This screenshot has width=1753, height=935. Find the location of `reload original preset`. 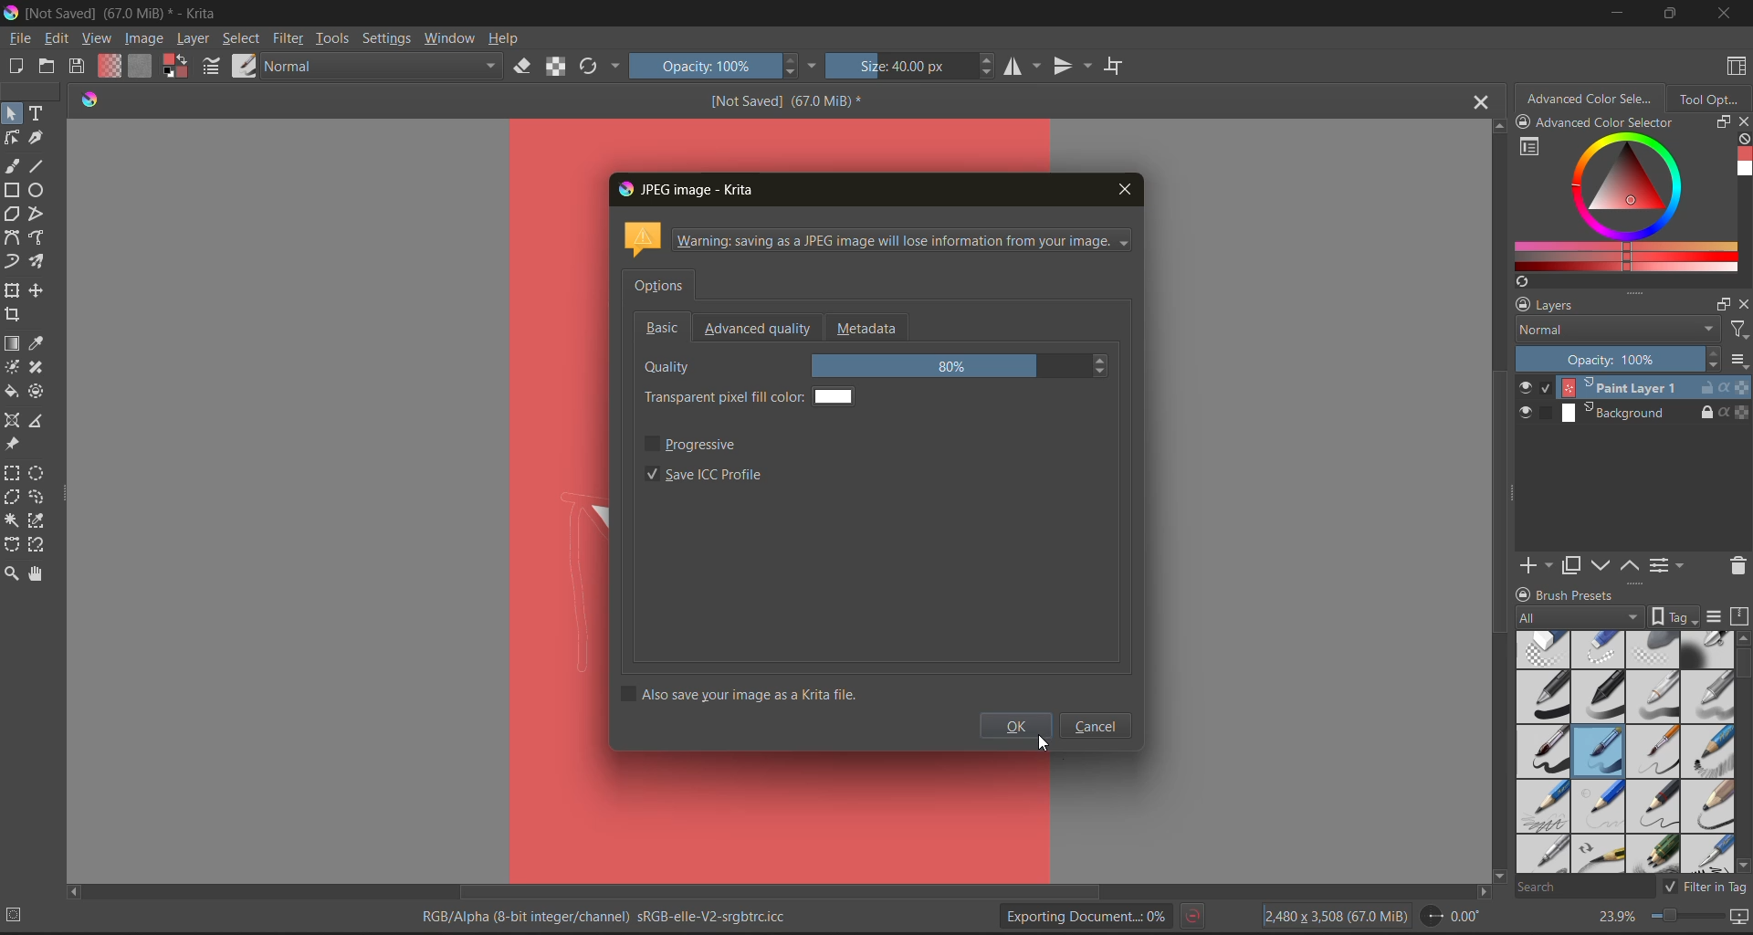

reload original preset is located at coordinates (593, 64).